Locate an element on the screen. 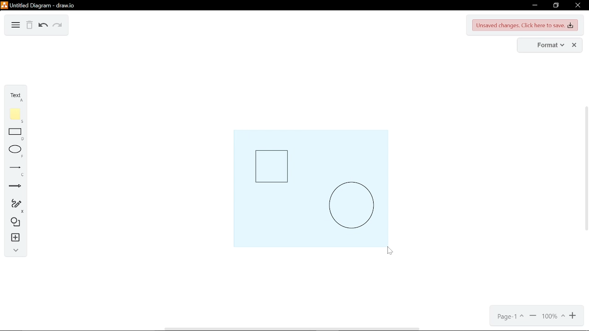 The width and height of the screenshot is (589, 331). shapes is located at coordinates (14, 223).